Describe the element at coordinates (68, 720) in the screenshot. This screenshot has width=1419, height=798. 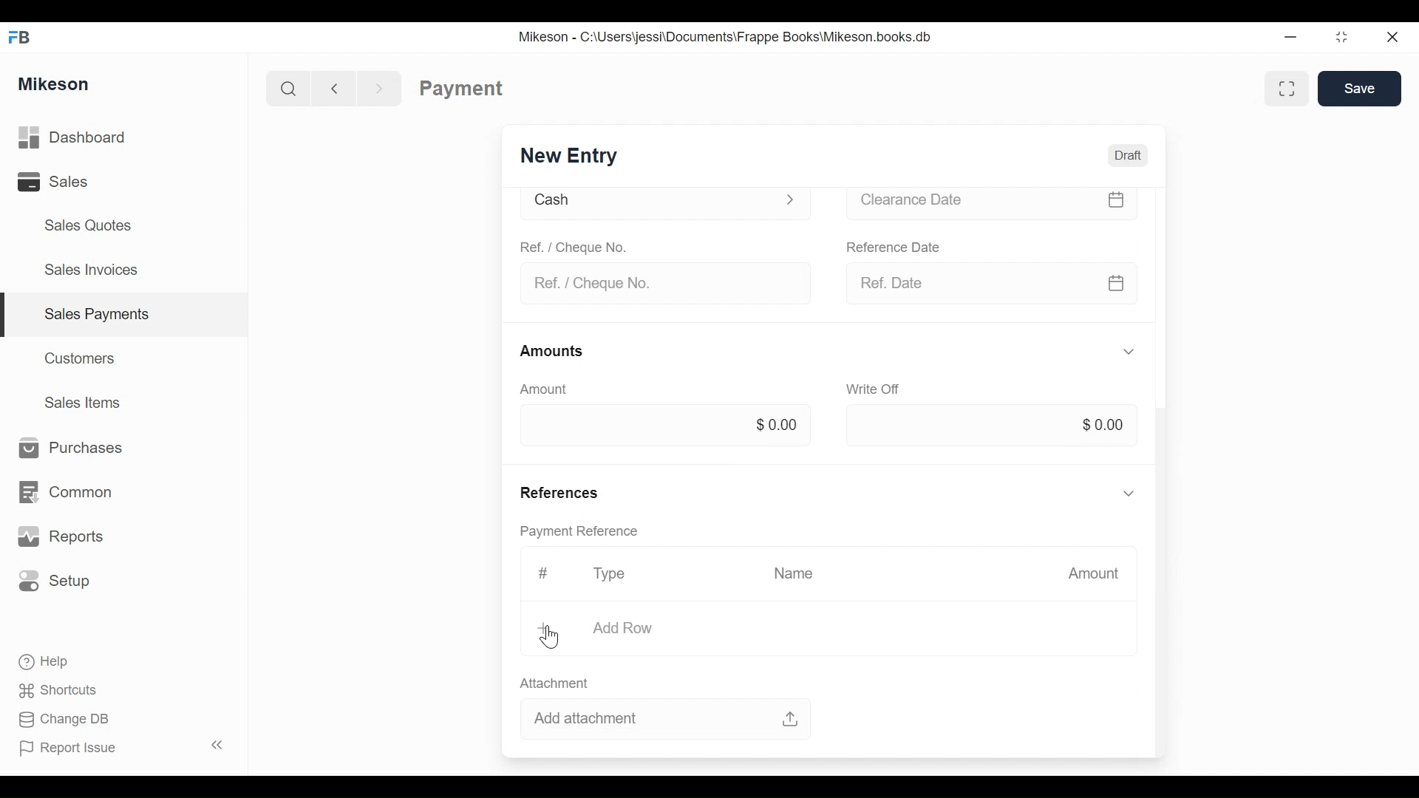
I see `Change DB` at that location.